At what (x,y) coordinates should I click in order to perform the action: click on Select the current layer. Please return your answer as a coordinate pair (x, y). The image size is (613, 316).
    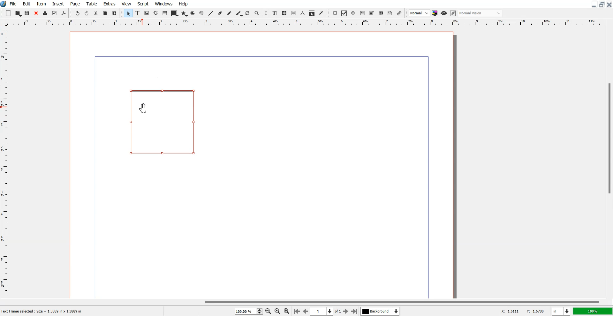
    Looking at the image, I should click on (381, 311).